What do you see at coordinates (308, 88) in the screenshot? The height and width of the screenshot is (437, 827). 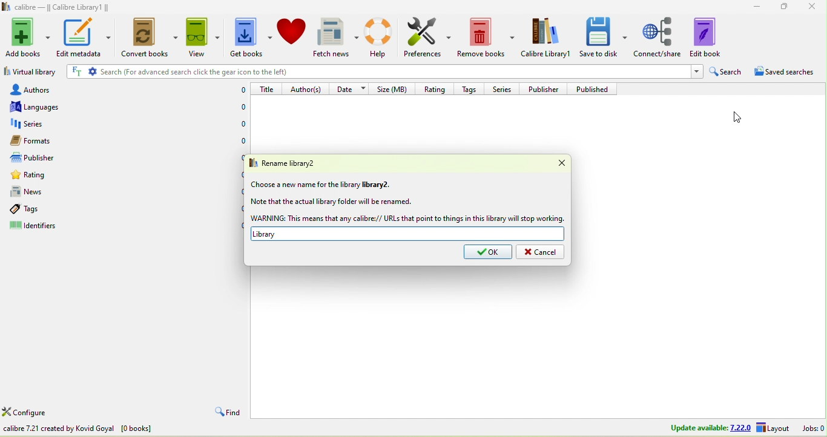 I see `author(s)` at bounding box center [308, 88].